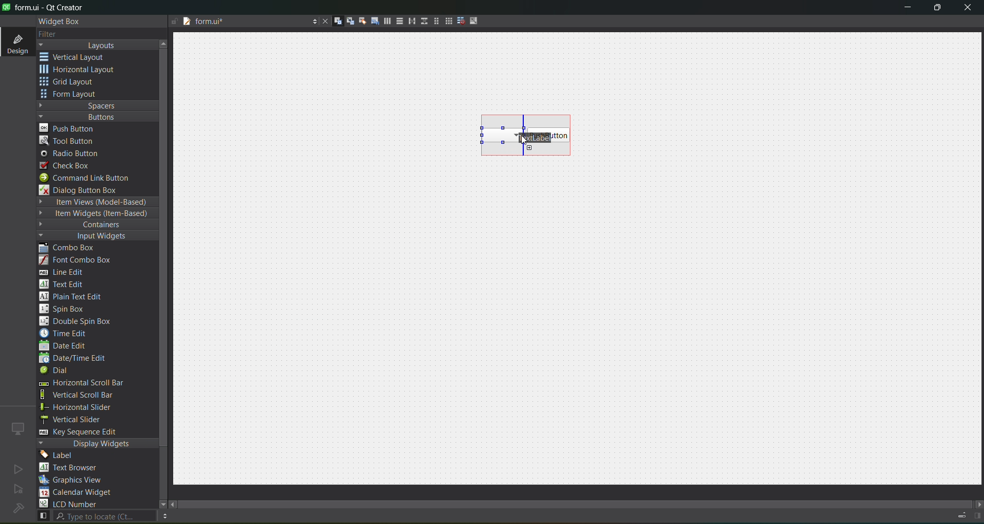 Image resolution: width=984 pixels, height=524 pixels. What do you see at coordinates (433, 21) in the screenshot?
I see `layout in a form` at bounding box center [433, 21].